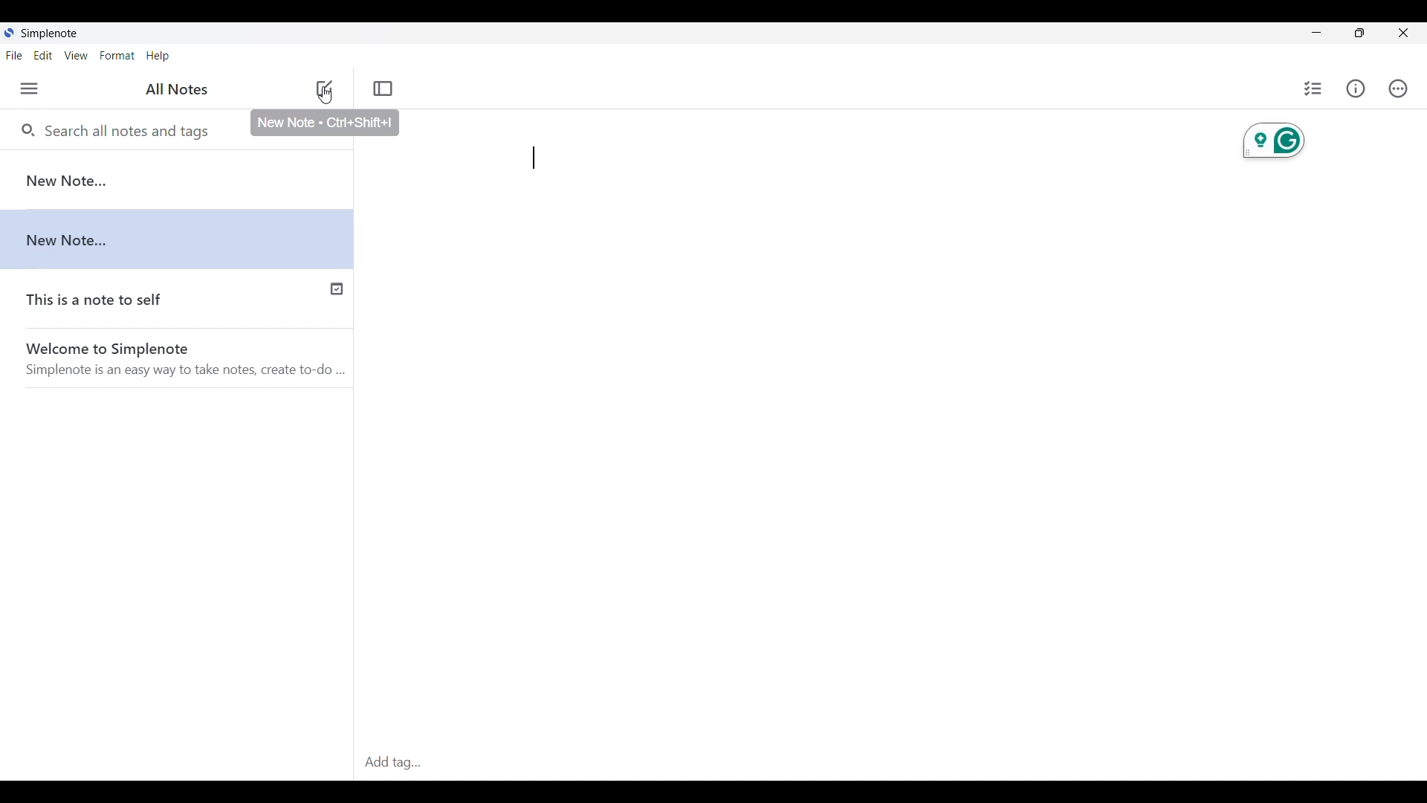 This screenshot has height=803, width=1427. What do you see at coordinates (1274, 141) in the screenshot?
I see `Grammarly extension ` at bounding box center [1274, 141].